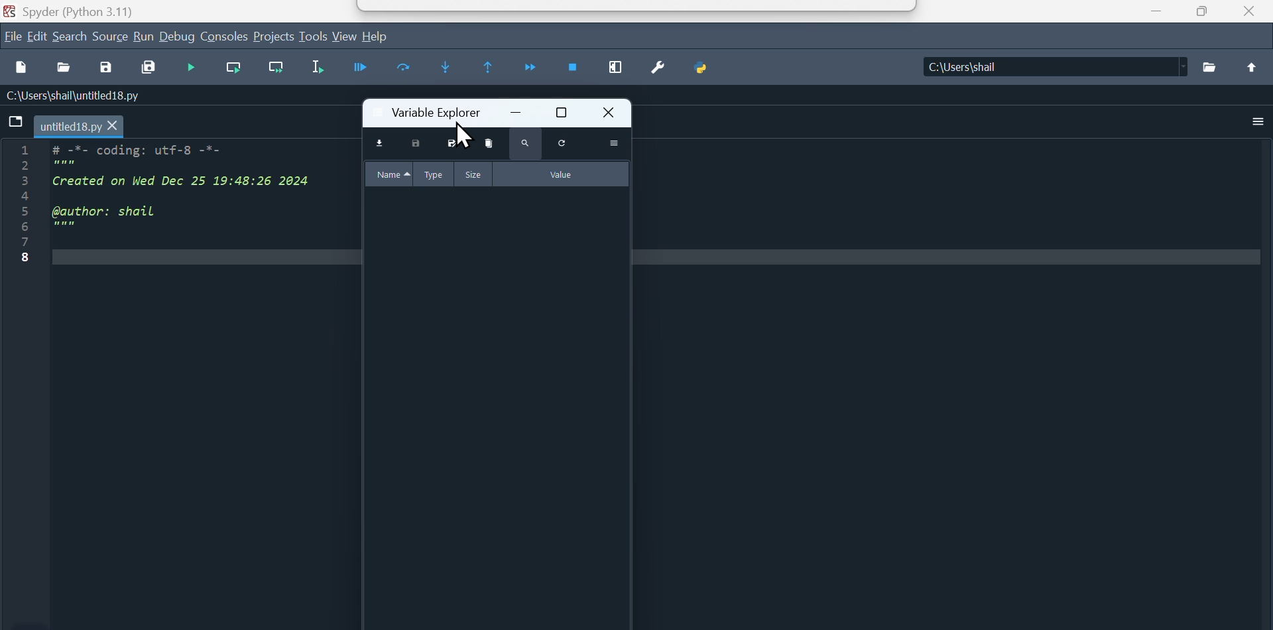 This screenshot has height=630, width=1273. Describe the element at coordinates (1053, 66) in the screenshot. I see `Folder: C:\Users\shail` at that location.